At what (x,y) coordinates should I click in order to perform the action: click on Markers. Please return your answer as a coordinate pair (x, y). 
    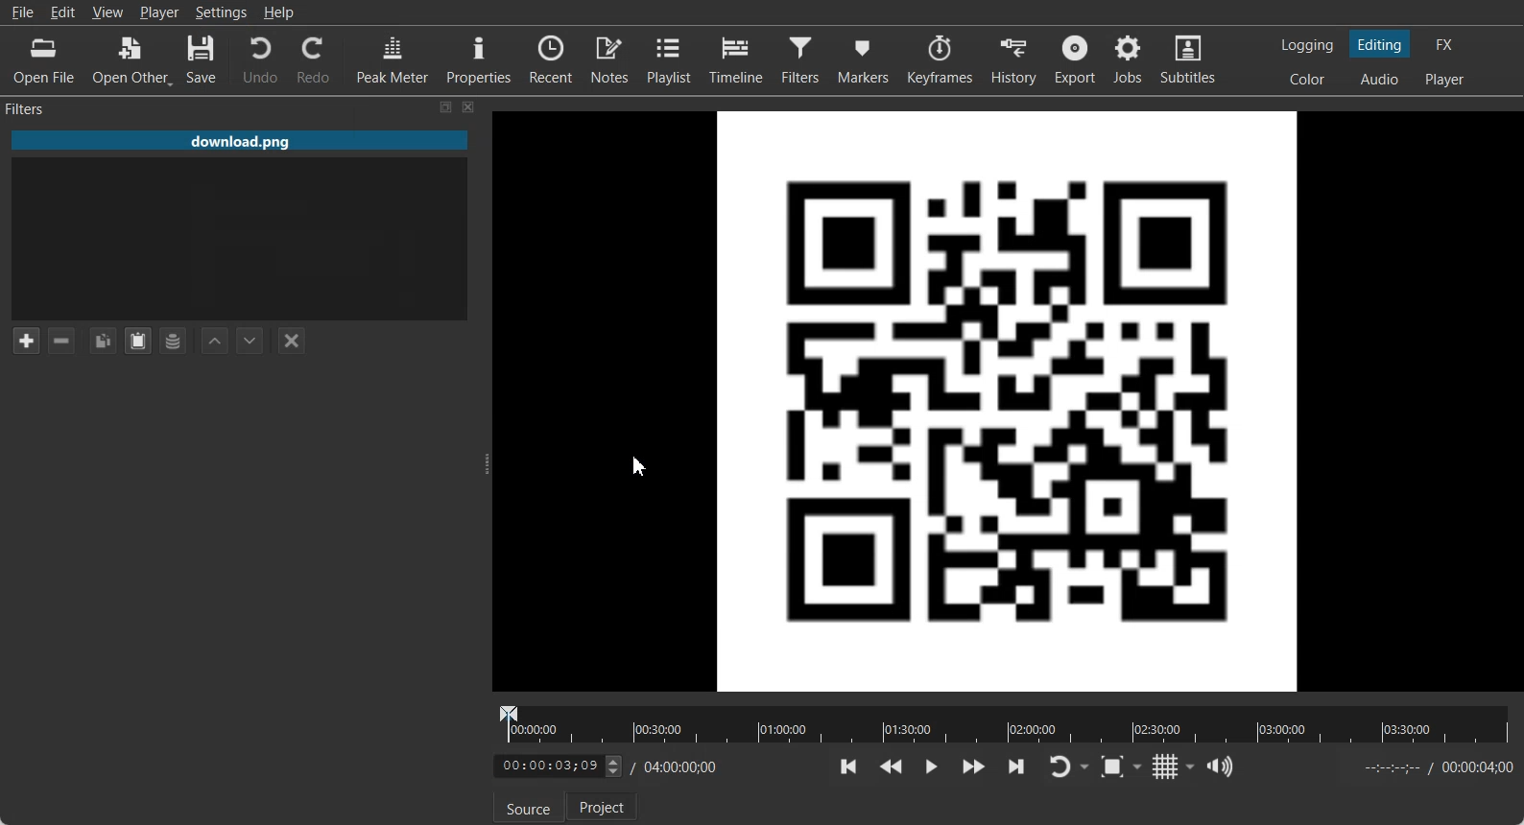
    Looking at the image, I should click on (862, 60).